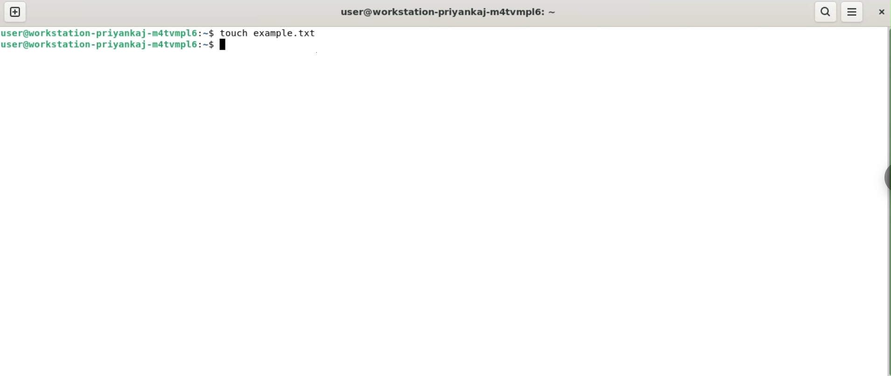 The width and height of the screenshot is (891, 376). Describe the element at coordinates (226, 47) in the screenshot. I see `cursor` at that location.